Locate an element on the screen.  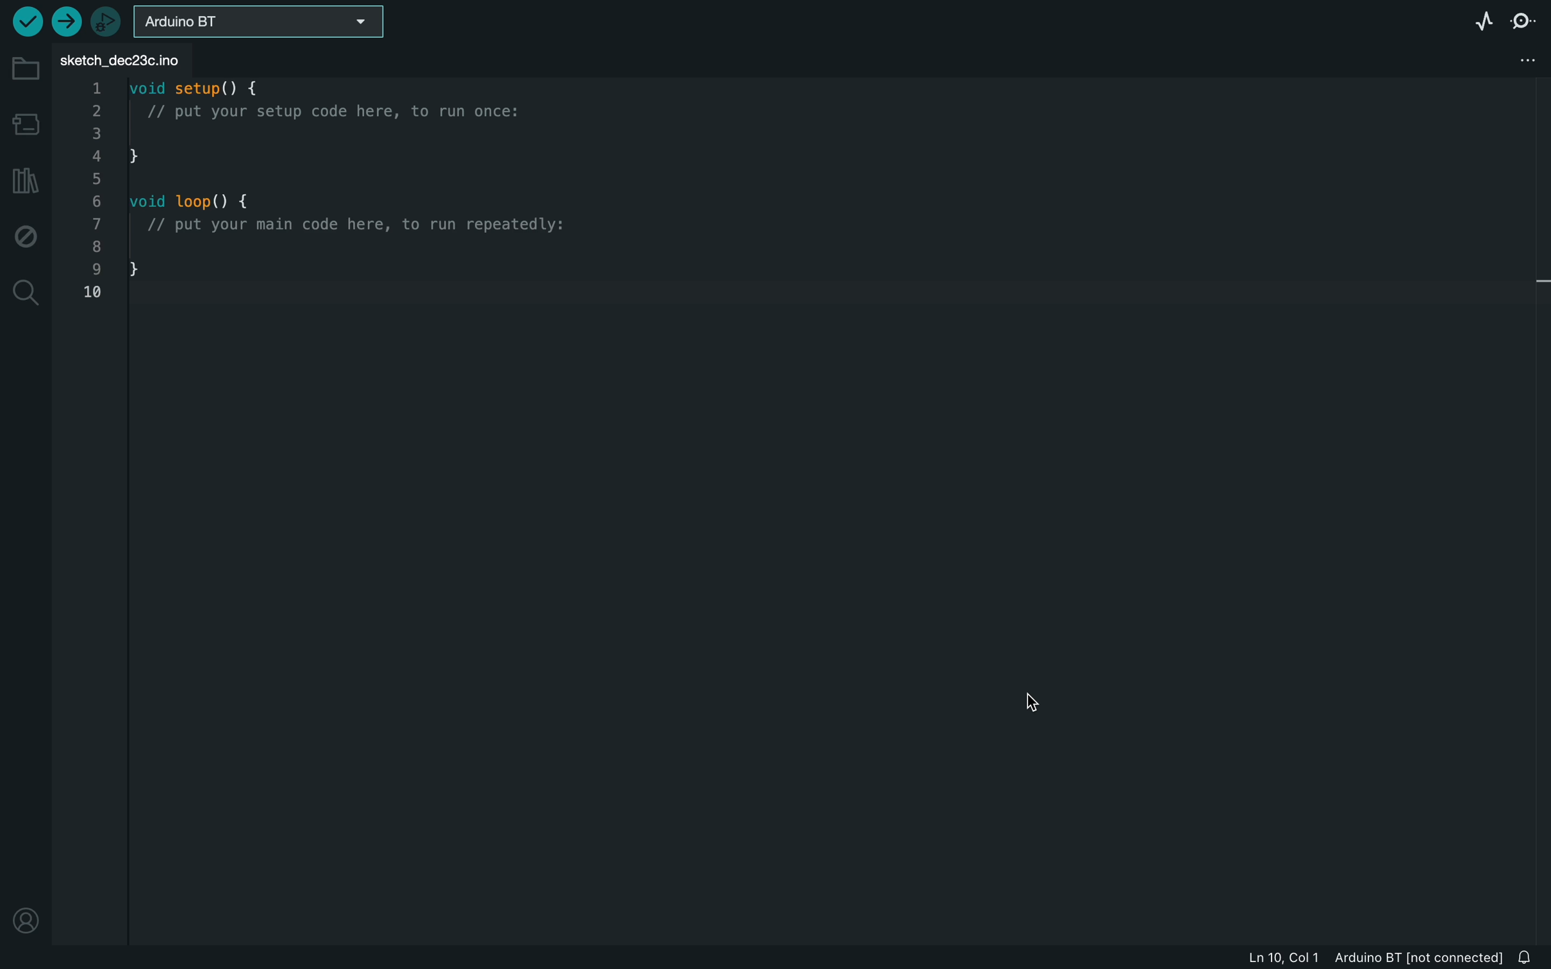
file settings is located at coordinates (1518, 58).